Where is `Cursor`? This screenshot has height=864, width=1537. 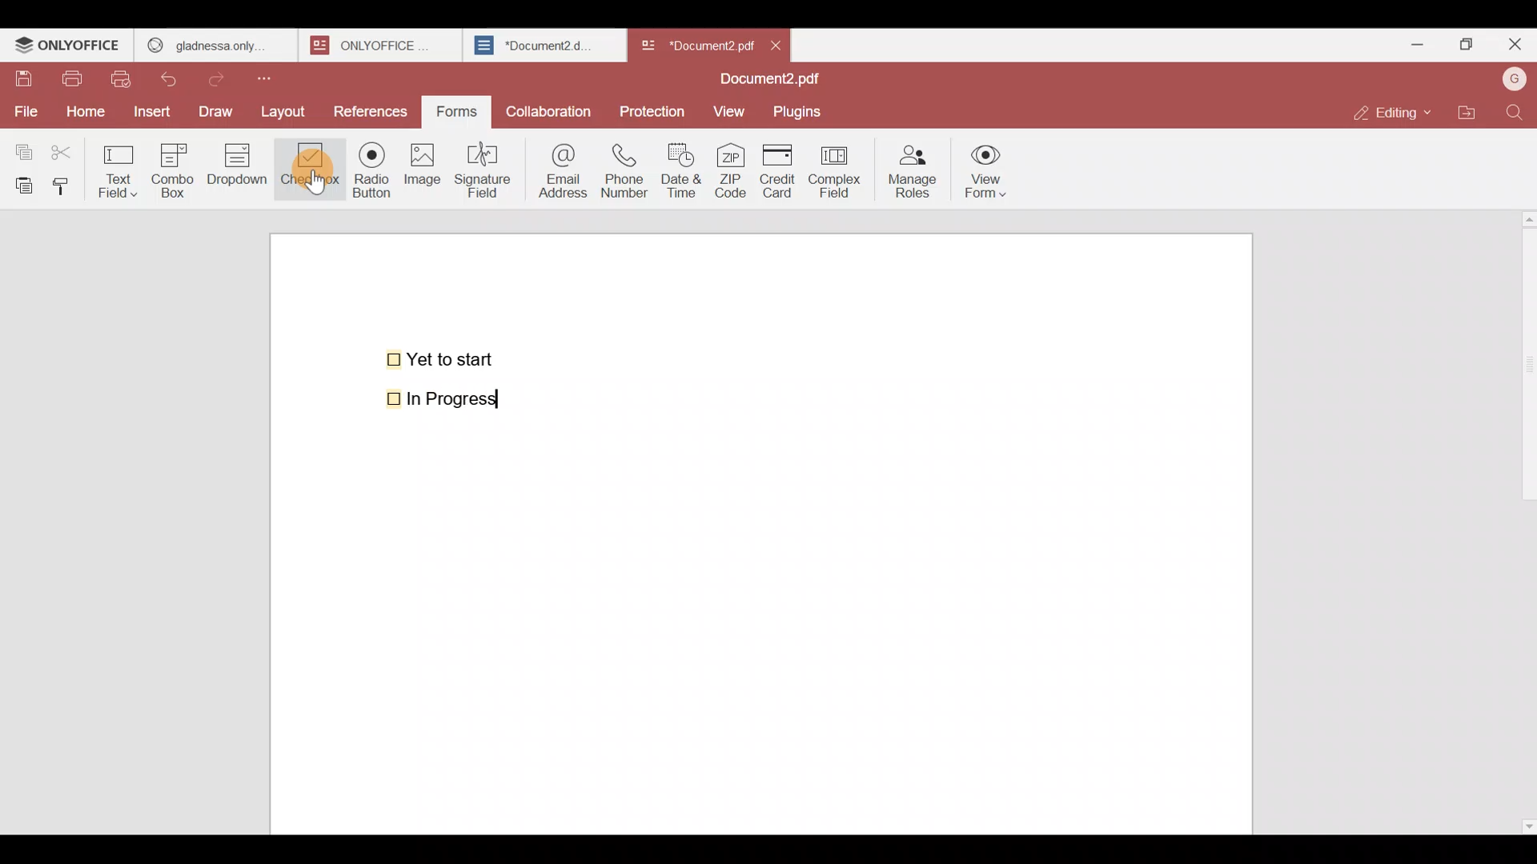
Cursor is located at coordinates (311, 182).